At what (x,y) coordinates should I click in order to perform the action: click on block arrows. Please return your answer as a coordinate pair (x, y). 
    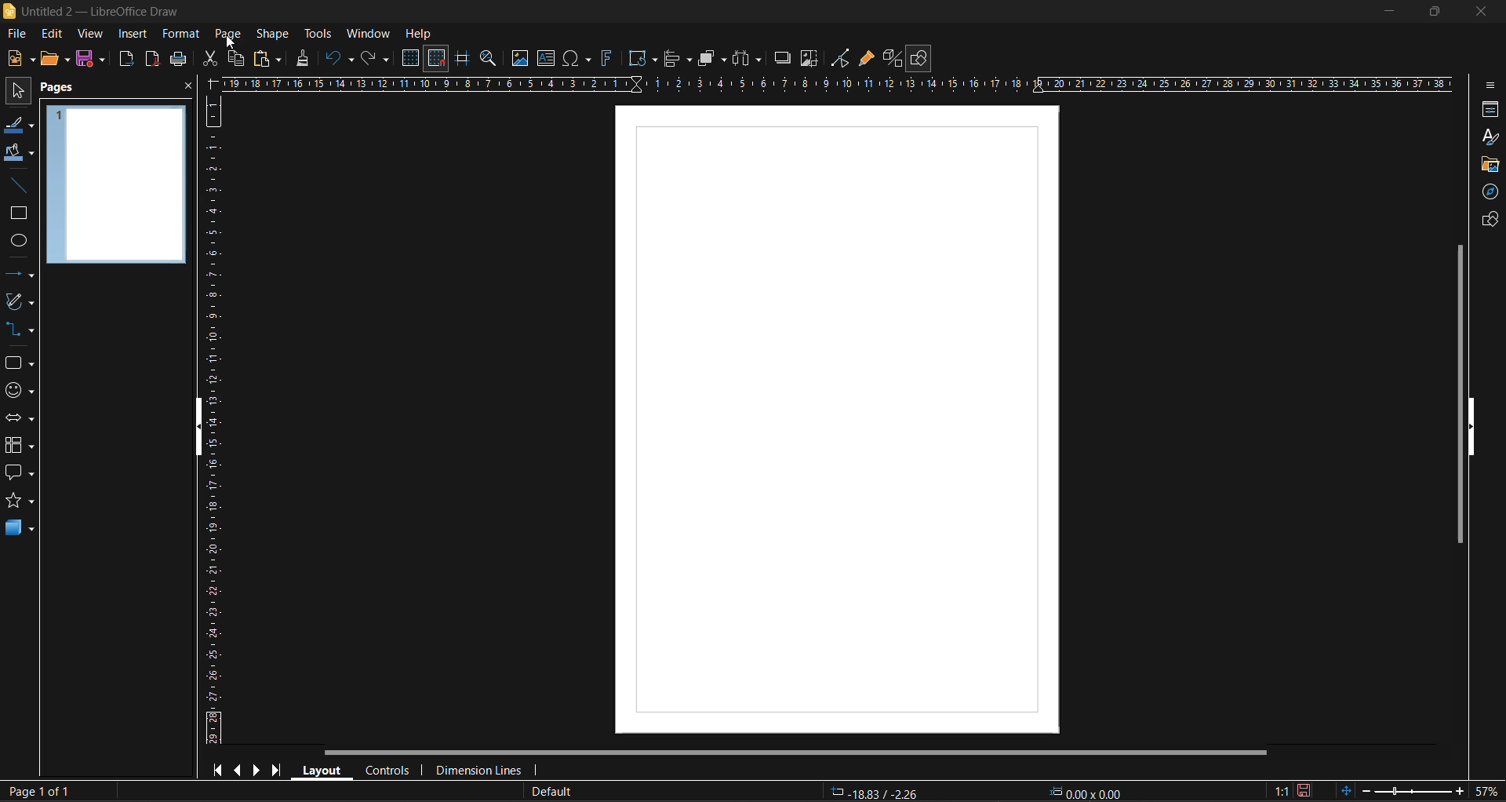
    Looking at the image, I should click on (20, 418).